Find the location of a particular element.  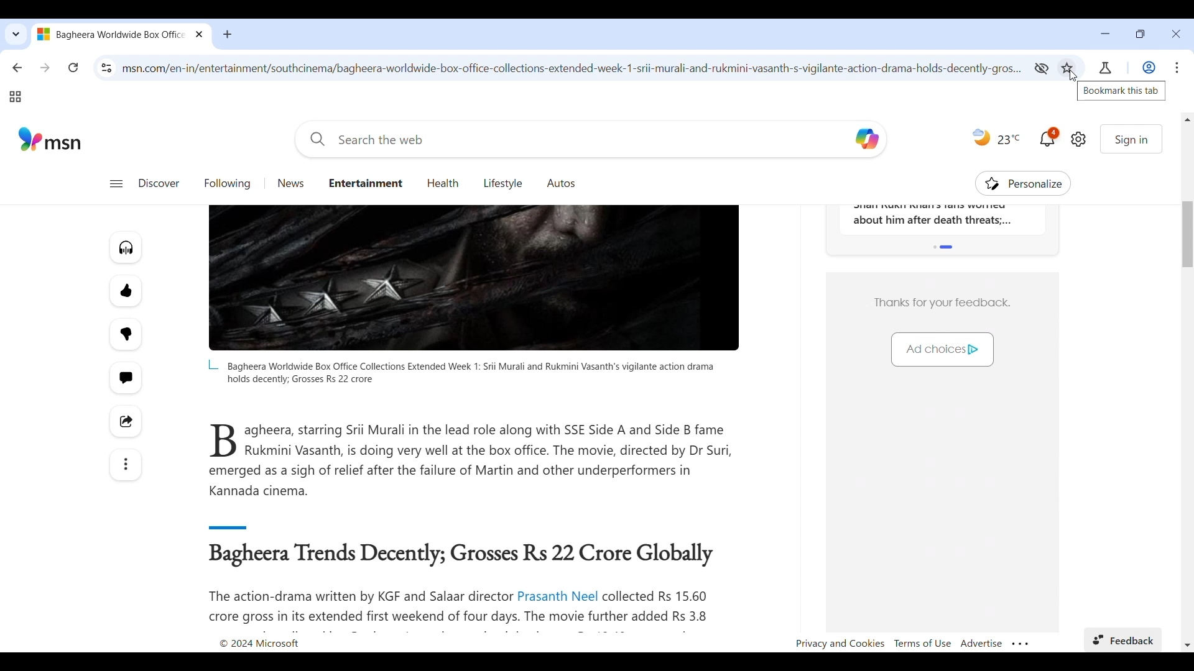

Current temperature is located at coordinates (1009, 139).